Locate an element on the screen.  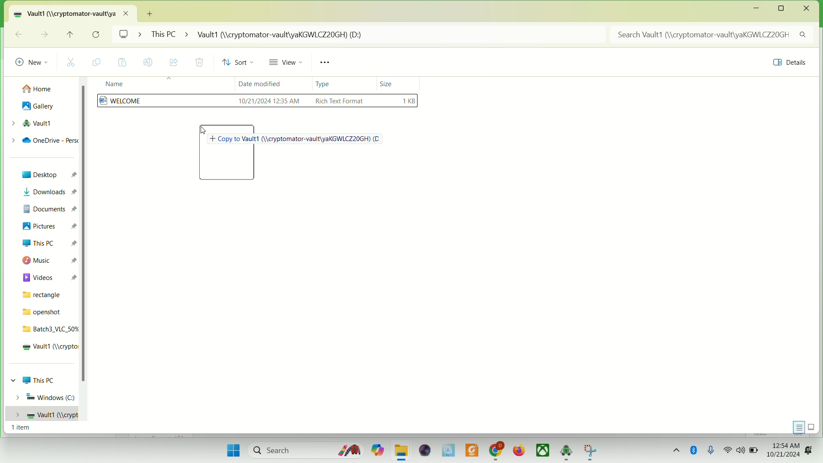
cursor is located at coordinates (204, 131).